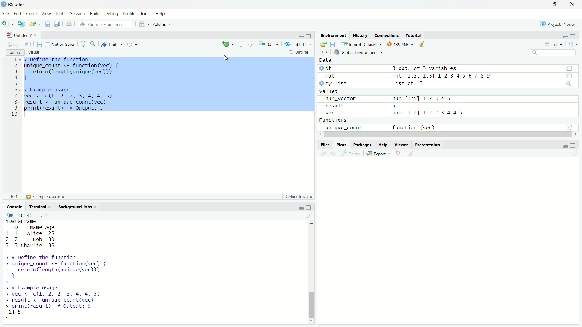 Image resolution: width=582 pixels, height=327 pixels. I want to click on save, so click(48, 24).